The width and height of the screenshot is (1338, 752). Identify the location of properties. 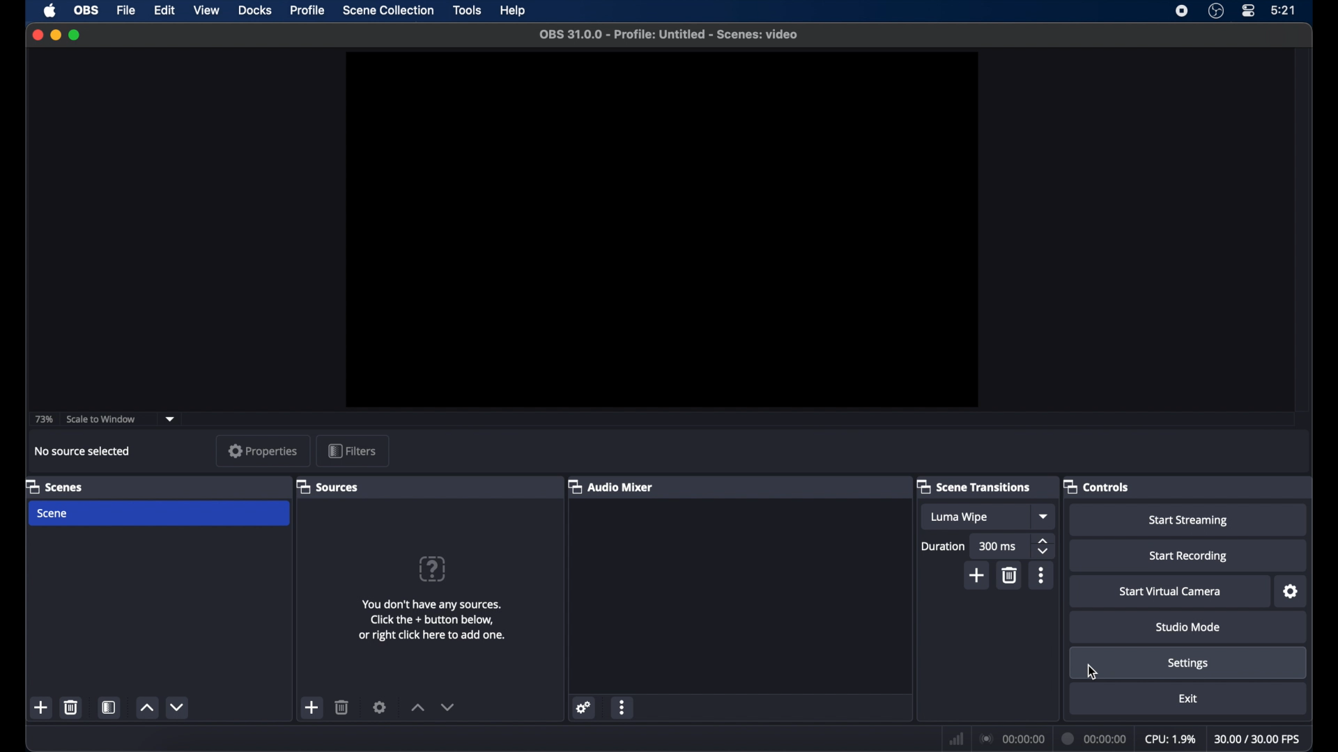
(263, 451).